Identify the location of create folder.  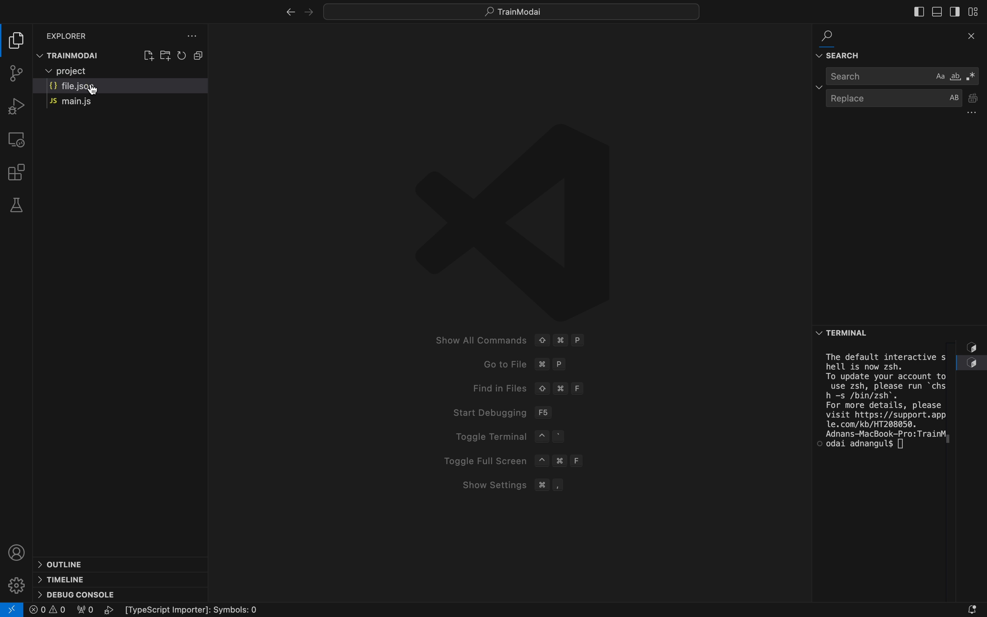
(166, 54).